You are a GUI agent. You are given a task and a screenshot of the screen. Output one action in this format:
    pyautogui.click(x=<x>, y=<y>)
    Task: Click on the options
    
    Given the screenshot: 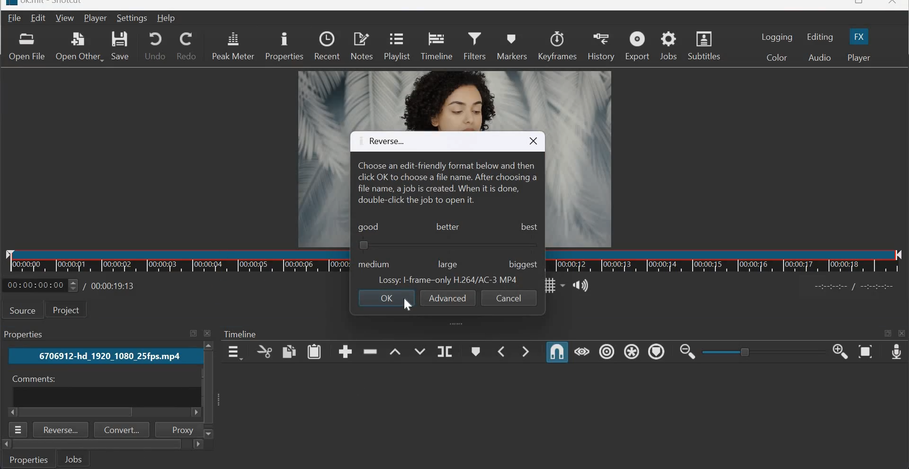 What is the action you would take?
    pyautogui.click(x=19, y=430)
    